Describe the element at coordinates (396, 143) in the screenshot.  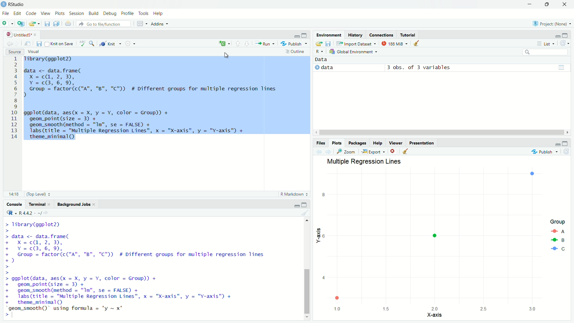
I see `Viewer` at that location.